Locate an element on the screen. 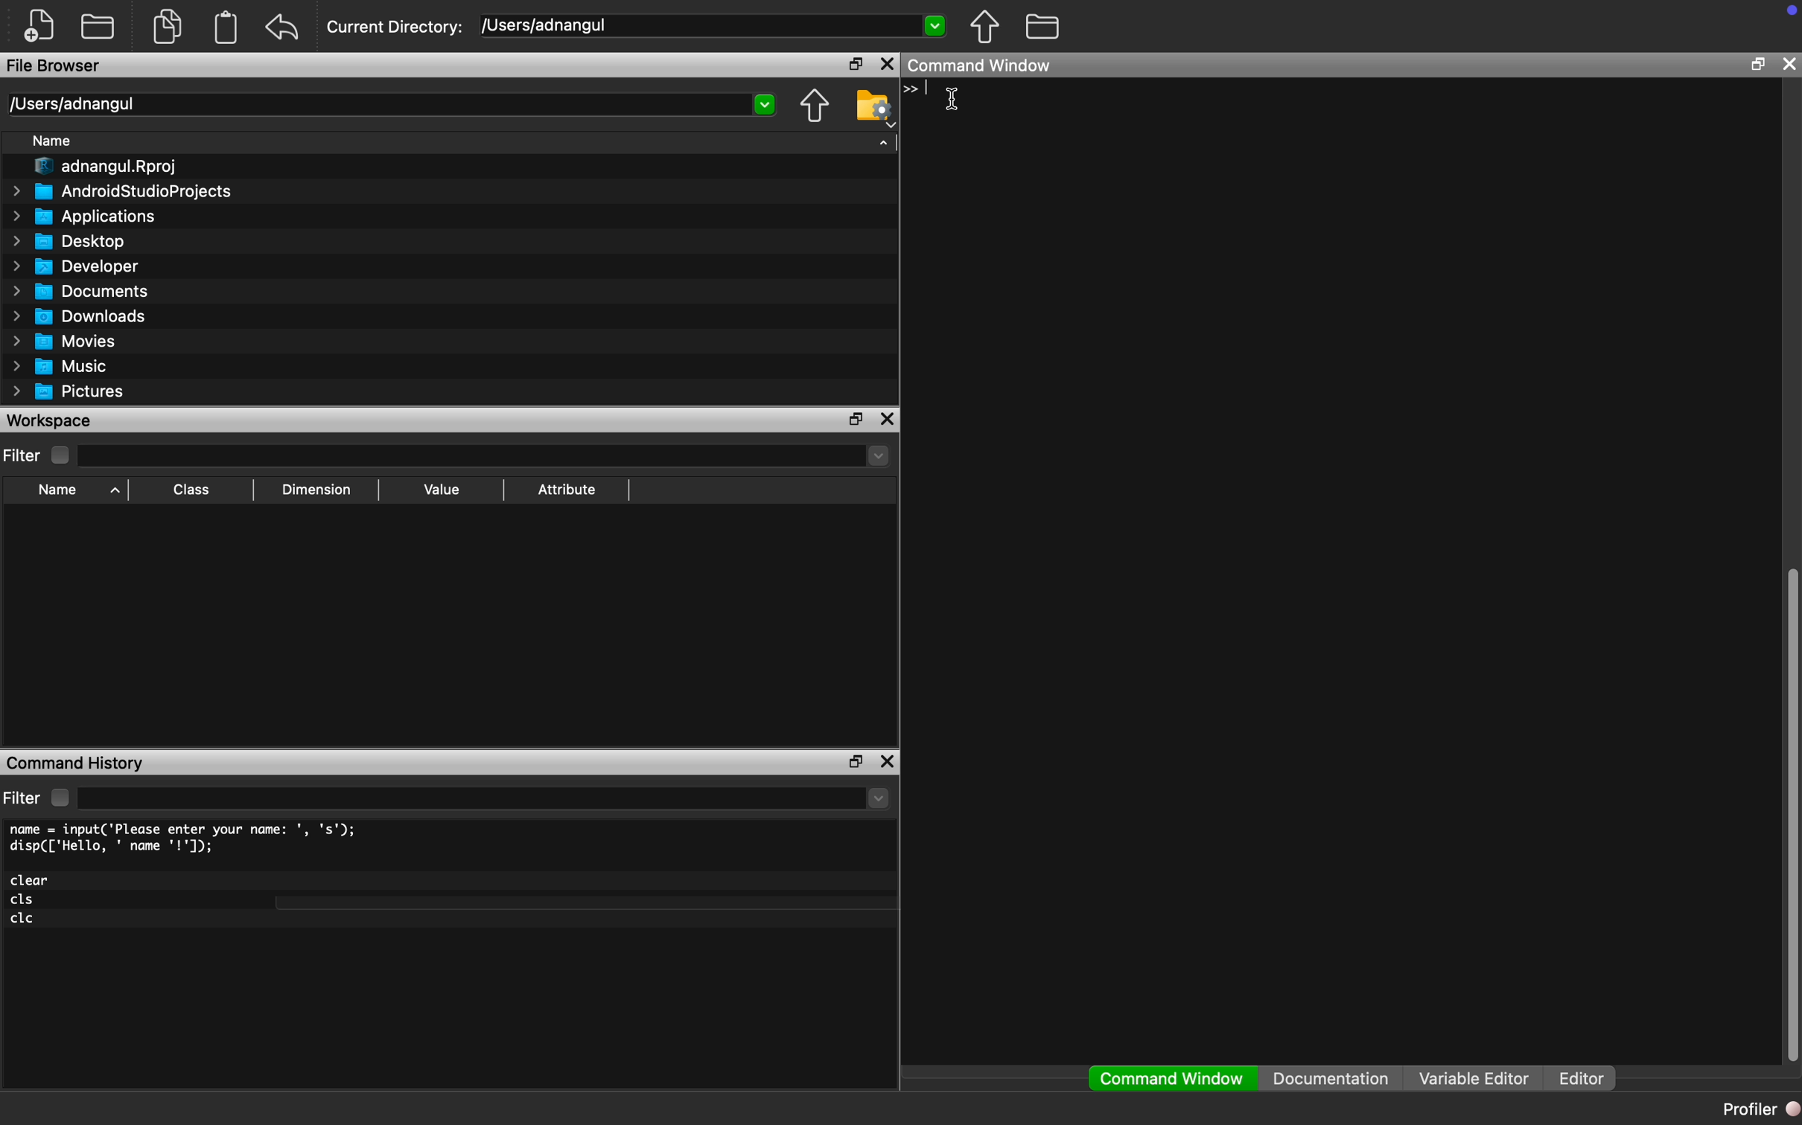  dropdown is located at coordinates (934, 24).